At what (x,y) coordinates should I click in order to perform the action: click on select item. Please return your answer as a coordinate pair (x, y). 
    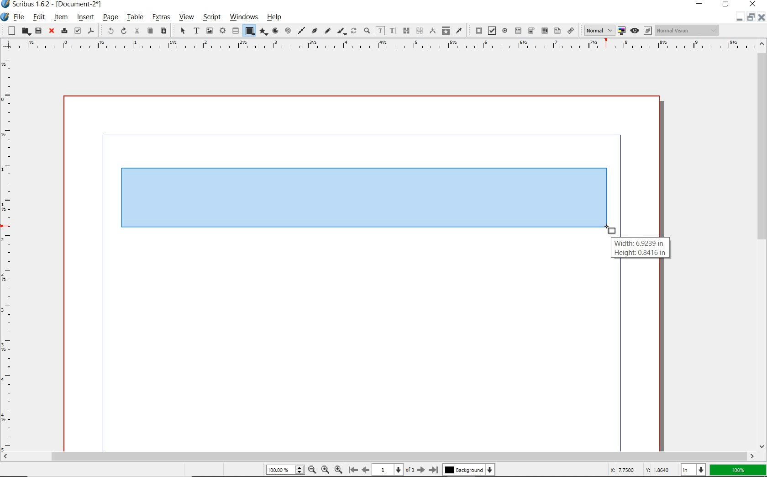
    Looking at the image, I should click on (182, 30).